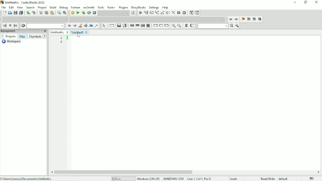 This screenshot has width=322, height=181. I want to click on Continue-instruction, so click(161, 26).